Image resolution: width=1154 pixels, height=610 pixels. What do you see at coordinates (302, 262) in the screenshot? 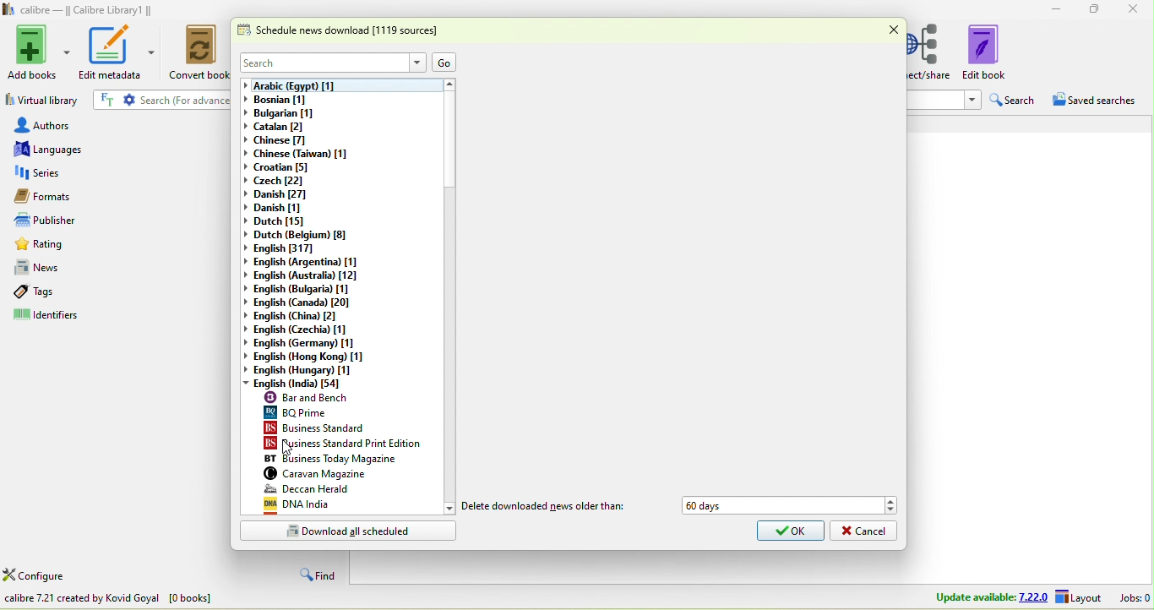
I see `english (argentina)[1]` at bounding box center [302, 262].